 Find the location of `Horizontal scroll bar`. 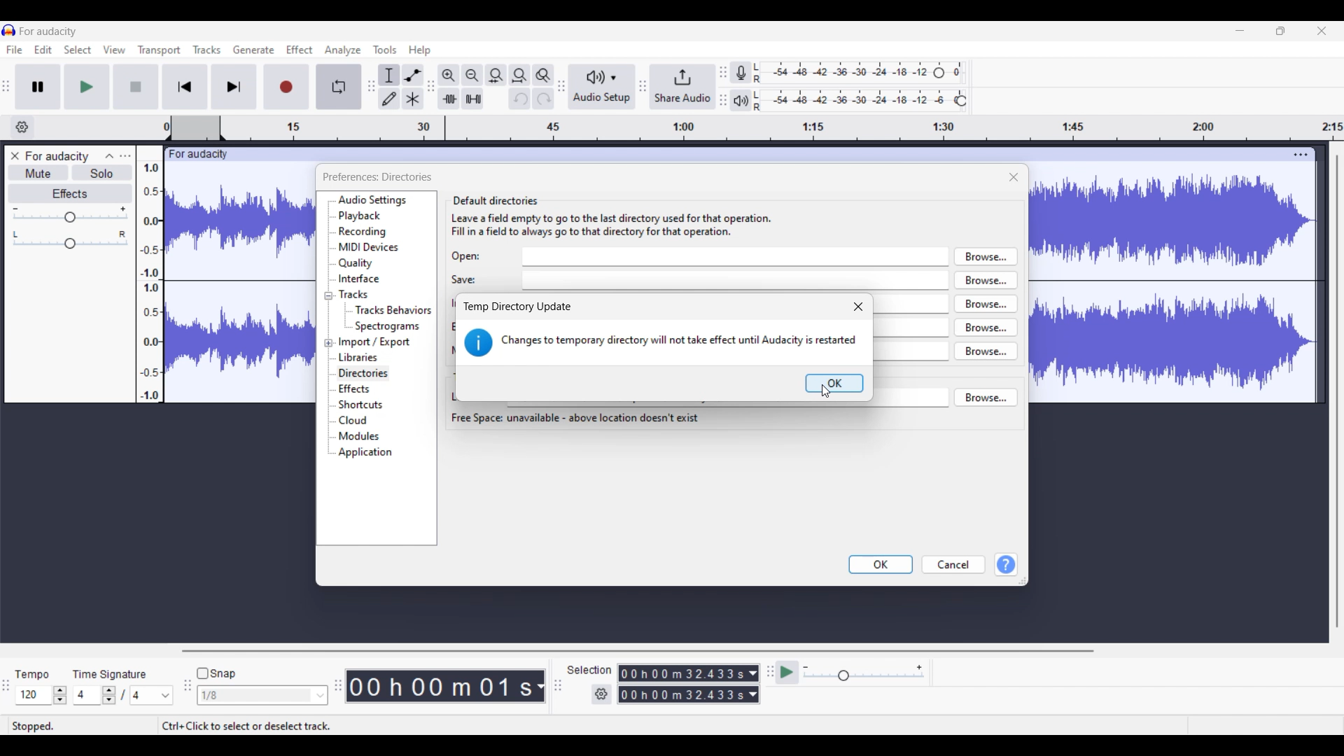

Horizontal scroll bar is located at coordinates (636, 651).